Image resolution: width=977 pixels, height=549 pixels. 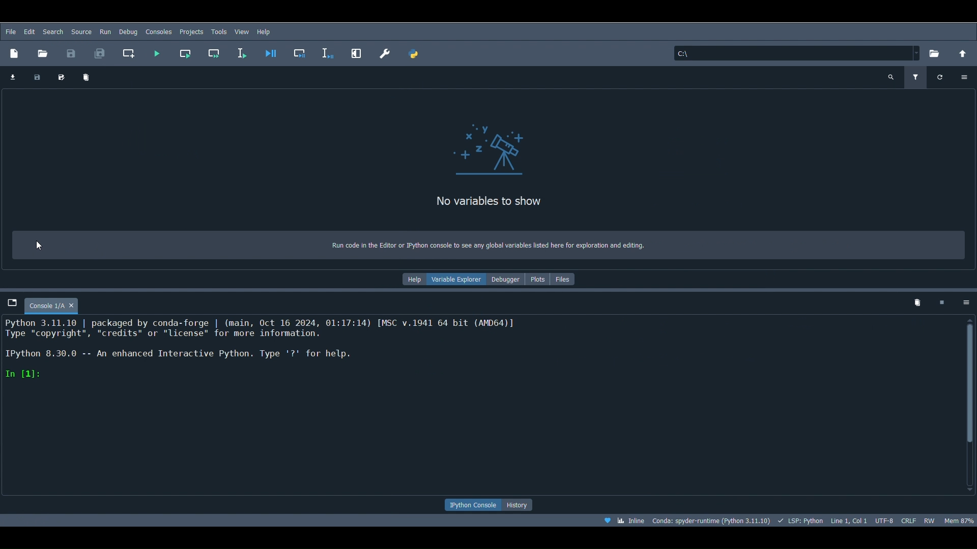 I want to click on Click to toggle between inline and interactive Matplotlib plotting, so click(x=626, y=521).